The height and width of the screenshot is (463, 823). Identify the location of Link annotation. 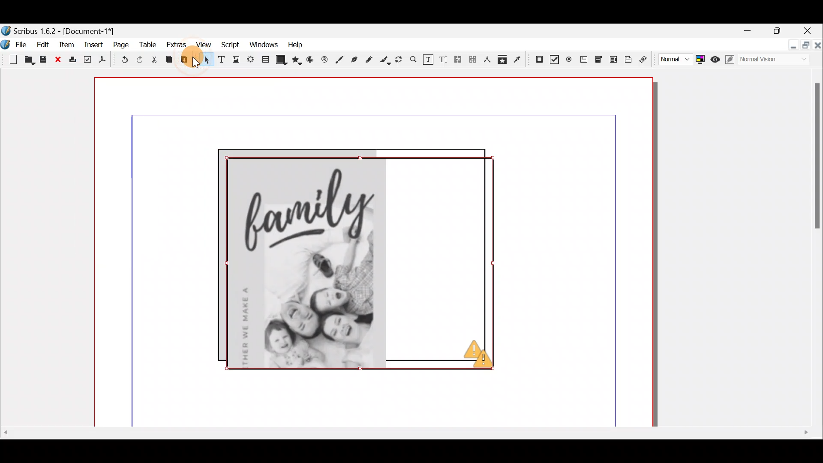
(645, 59).